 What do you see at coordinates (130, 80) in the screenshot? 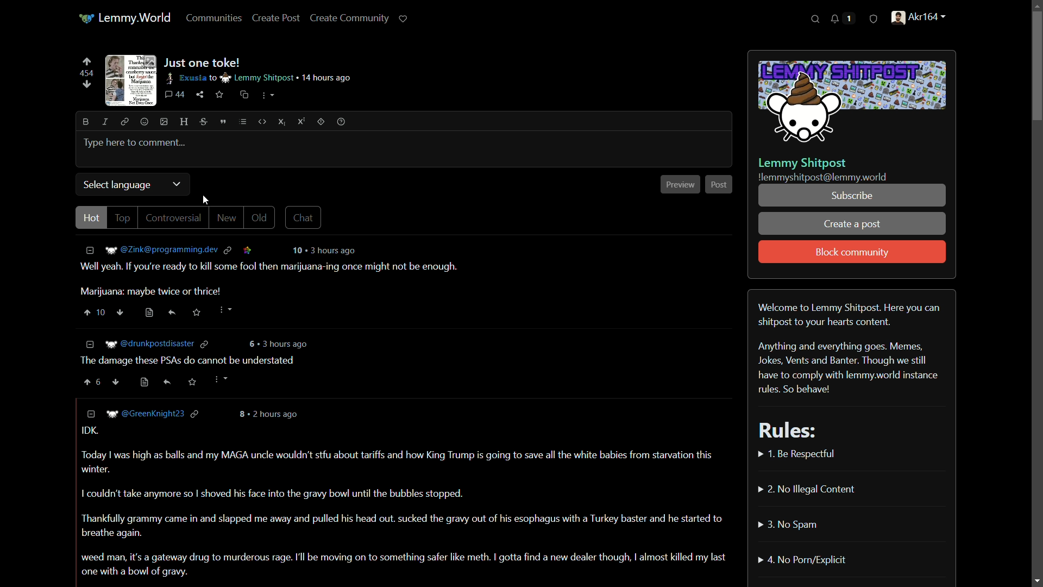
I see `thumbnail` at bounding box center [130, 80].